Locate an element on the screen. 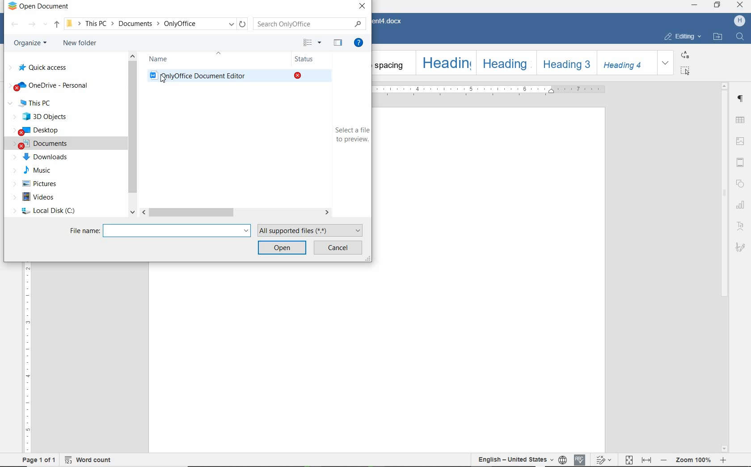 The image size is (751, 467). ruler is located at coordinates (27, 359).